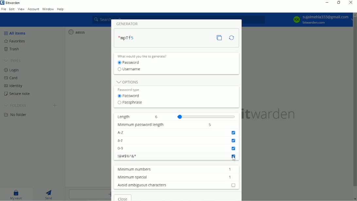 This screenshot has height=201, width=357. What do you see at coordinates (15, 105) in the screenshot?
I see `Folders` at bounding box center [15, 105].